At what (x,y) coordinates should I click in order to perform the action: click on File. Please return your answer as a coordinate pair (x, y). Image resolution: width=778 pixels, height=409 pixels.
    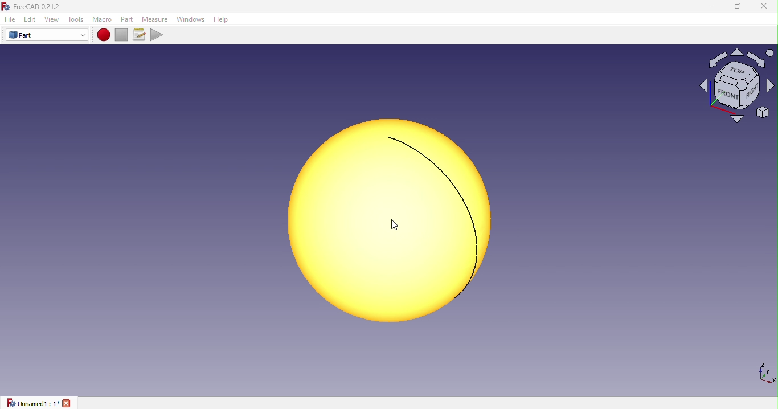
    Looking at the image, I should click on (8, 19).